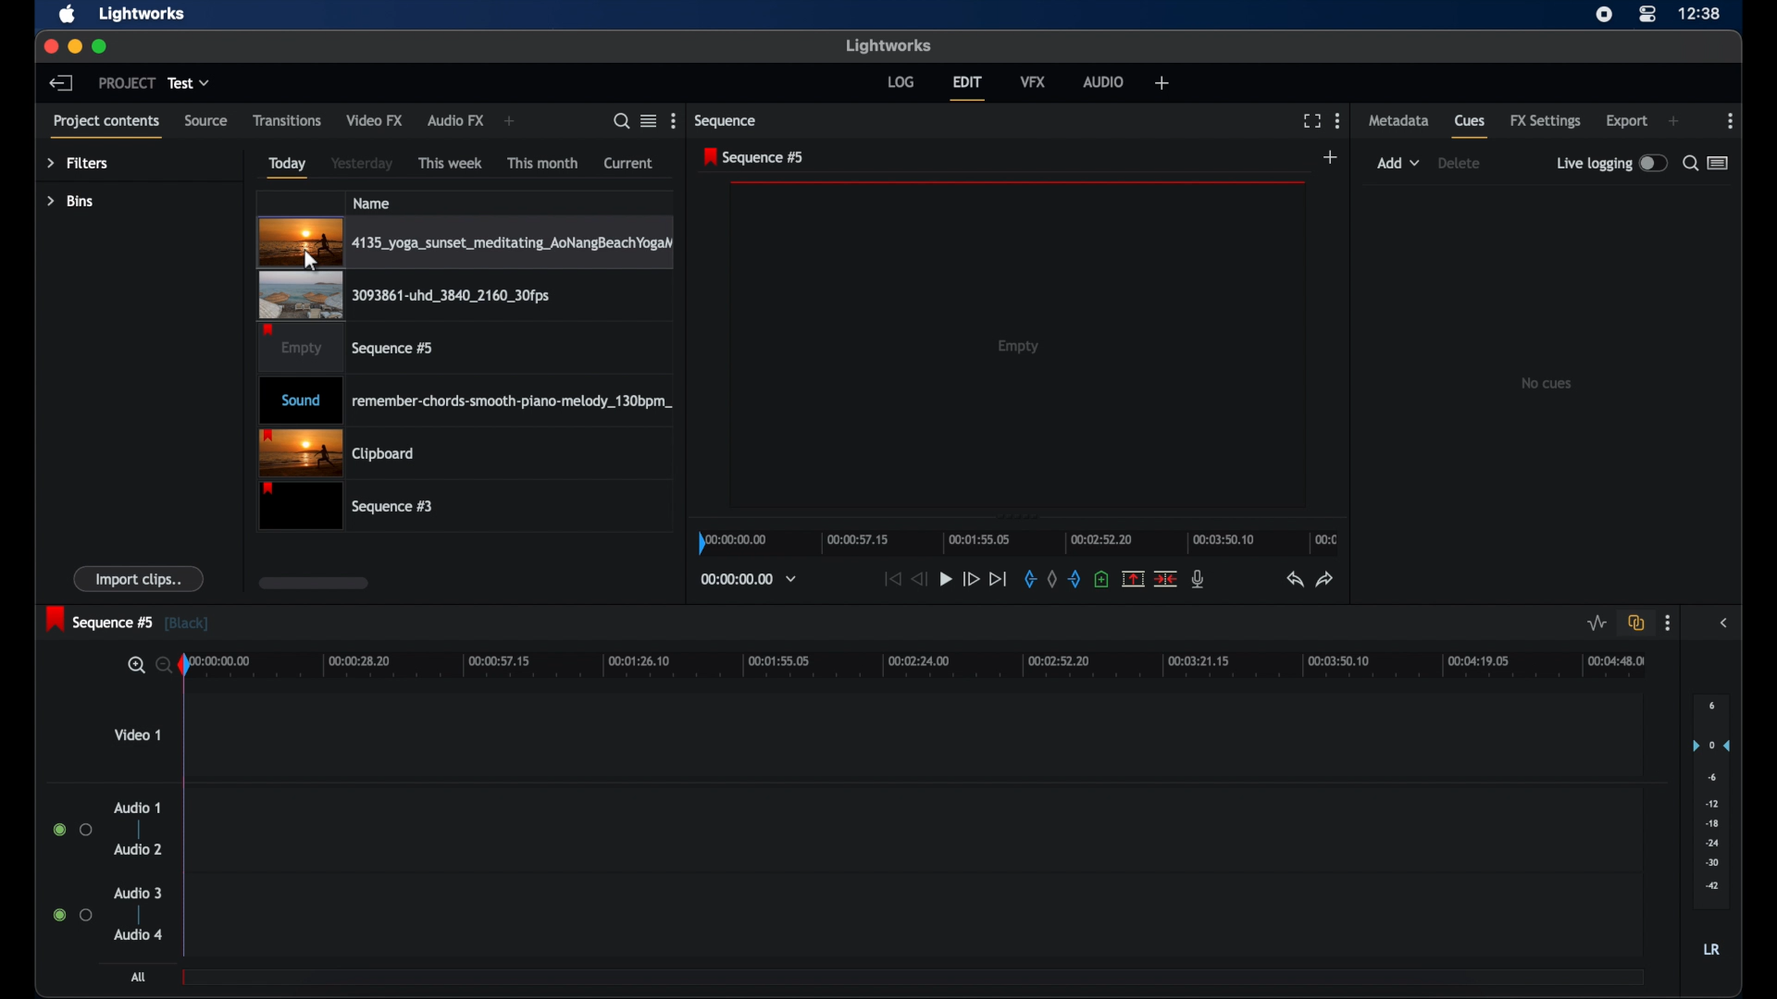 The image size is (1777, 999). I want to click on filters, so click(77, 164).